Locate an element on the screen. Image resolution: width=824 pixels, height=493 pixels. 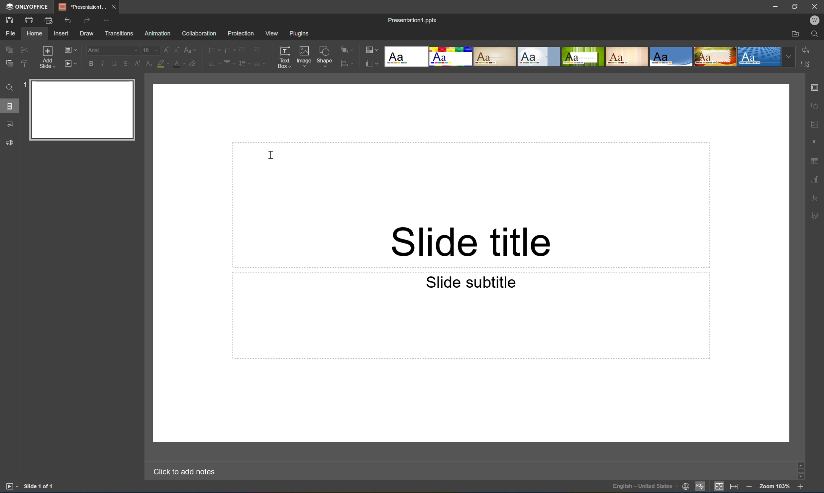
Welcome is located at coordinates (815, 20).